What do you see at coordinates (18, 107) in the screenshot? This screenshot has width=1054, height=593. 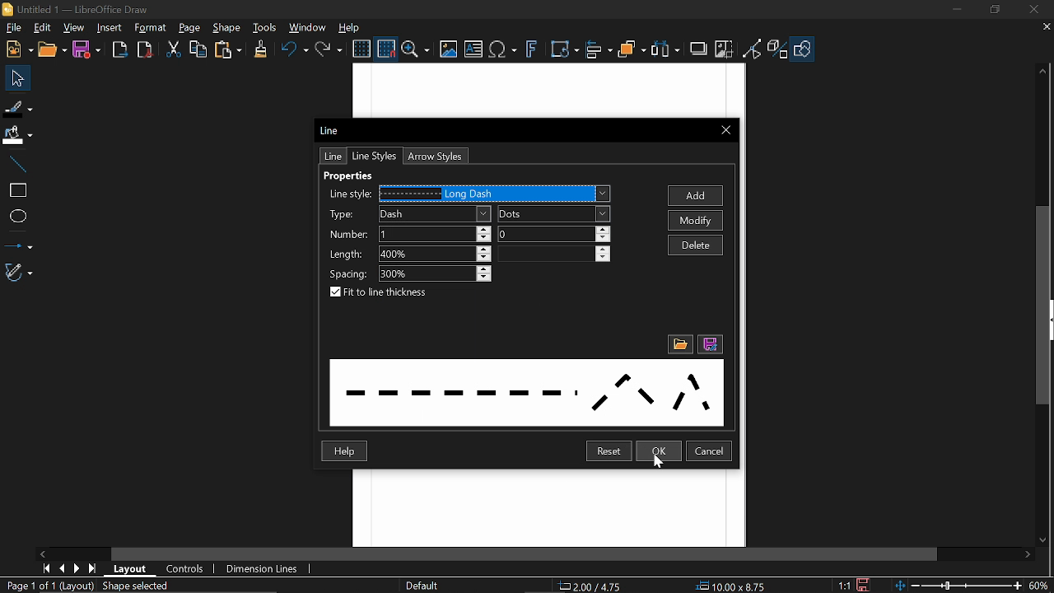 I see `Fill line` at bounding box center [18, 107].